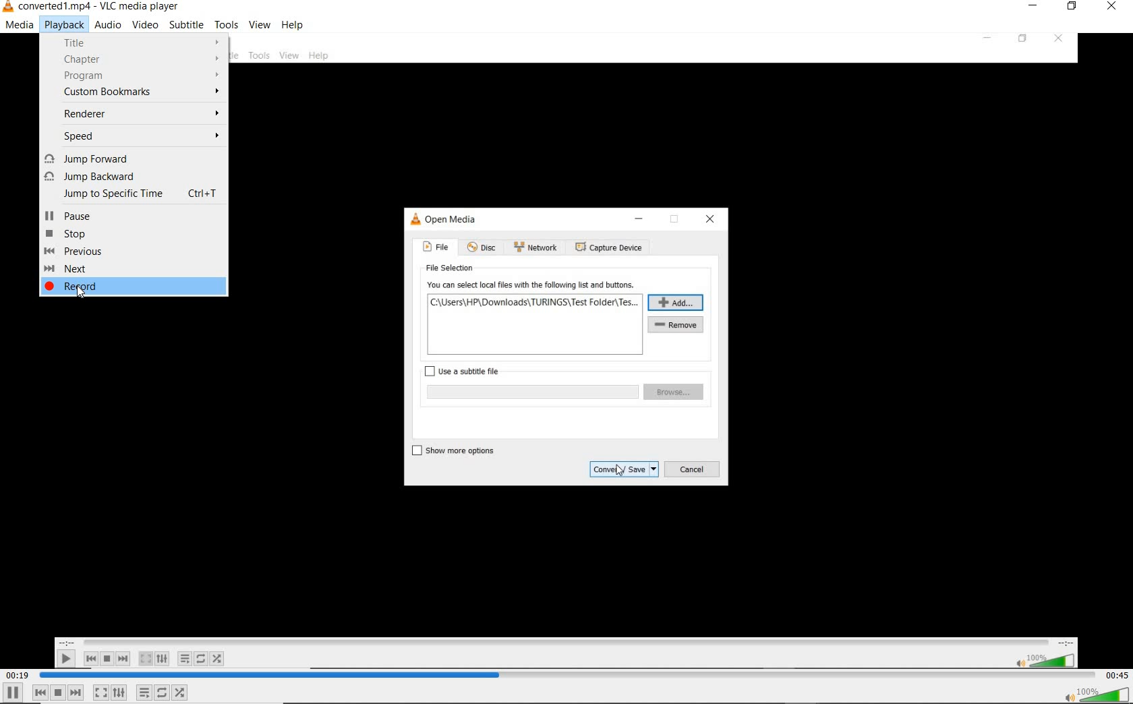 The image size is (1133, 704). I want to click on media, so click(20, 24).